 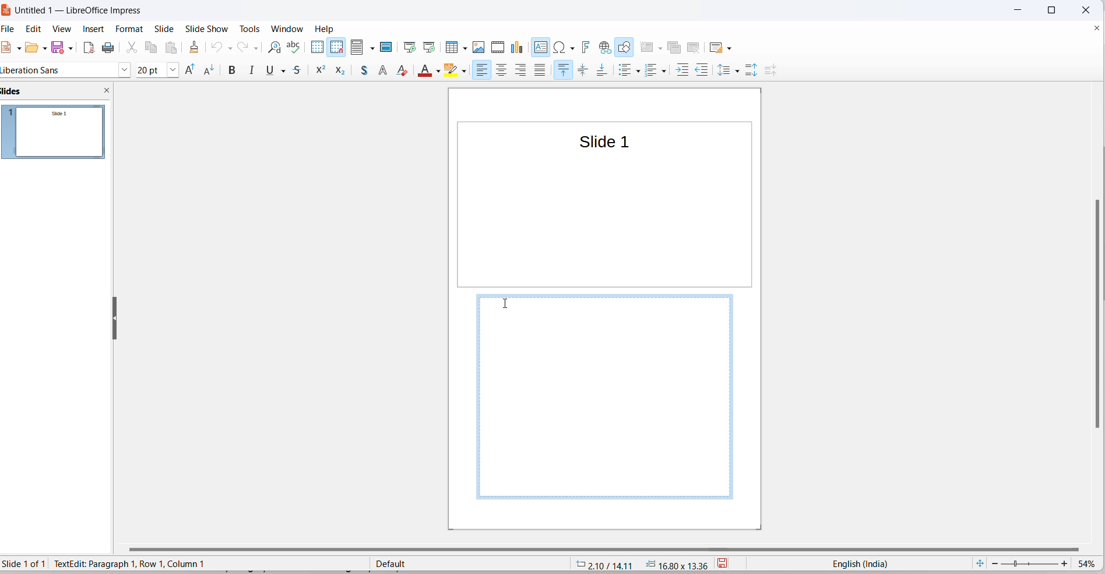 I want to click on close, so click(x=1083, y=9).